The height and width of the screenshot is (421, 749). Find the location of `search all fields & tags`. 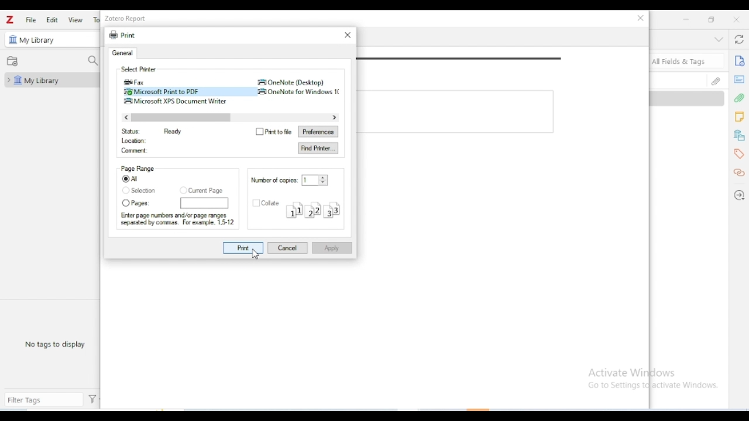

search all fields & tags is located at coordinates (688, 61).